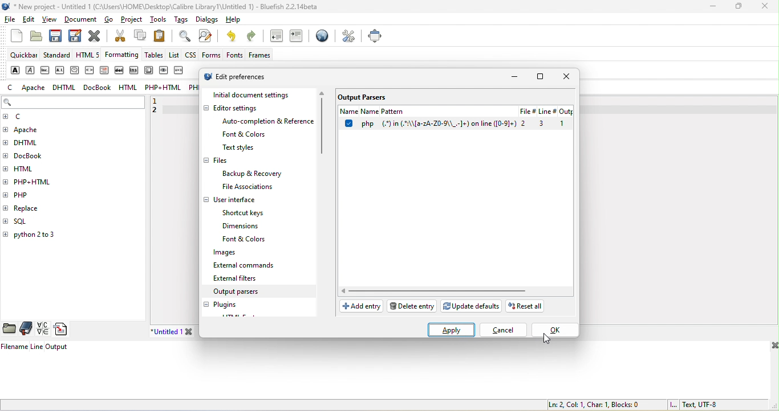 The image size is (779, 411). I want to click on unindent, so click(275, 37).